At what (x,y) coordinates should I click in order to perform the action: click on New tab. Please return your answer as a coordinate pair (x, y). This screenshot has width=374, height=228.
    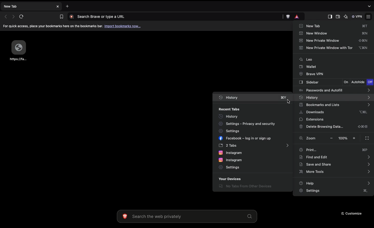
    Looking at the image, I should click on (31, 7).